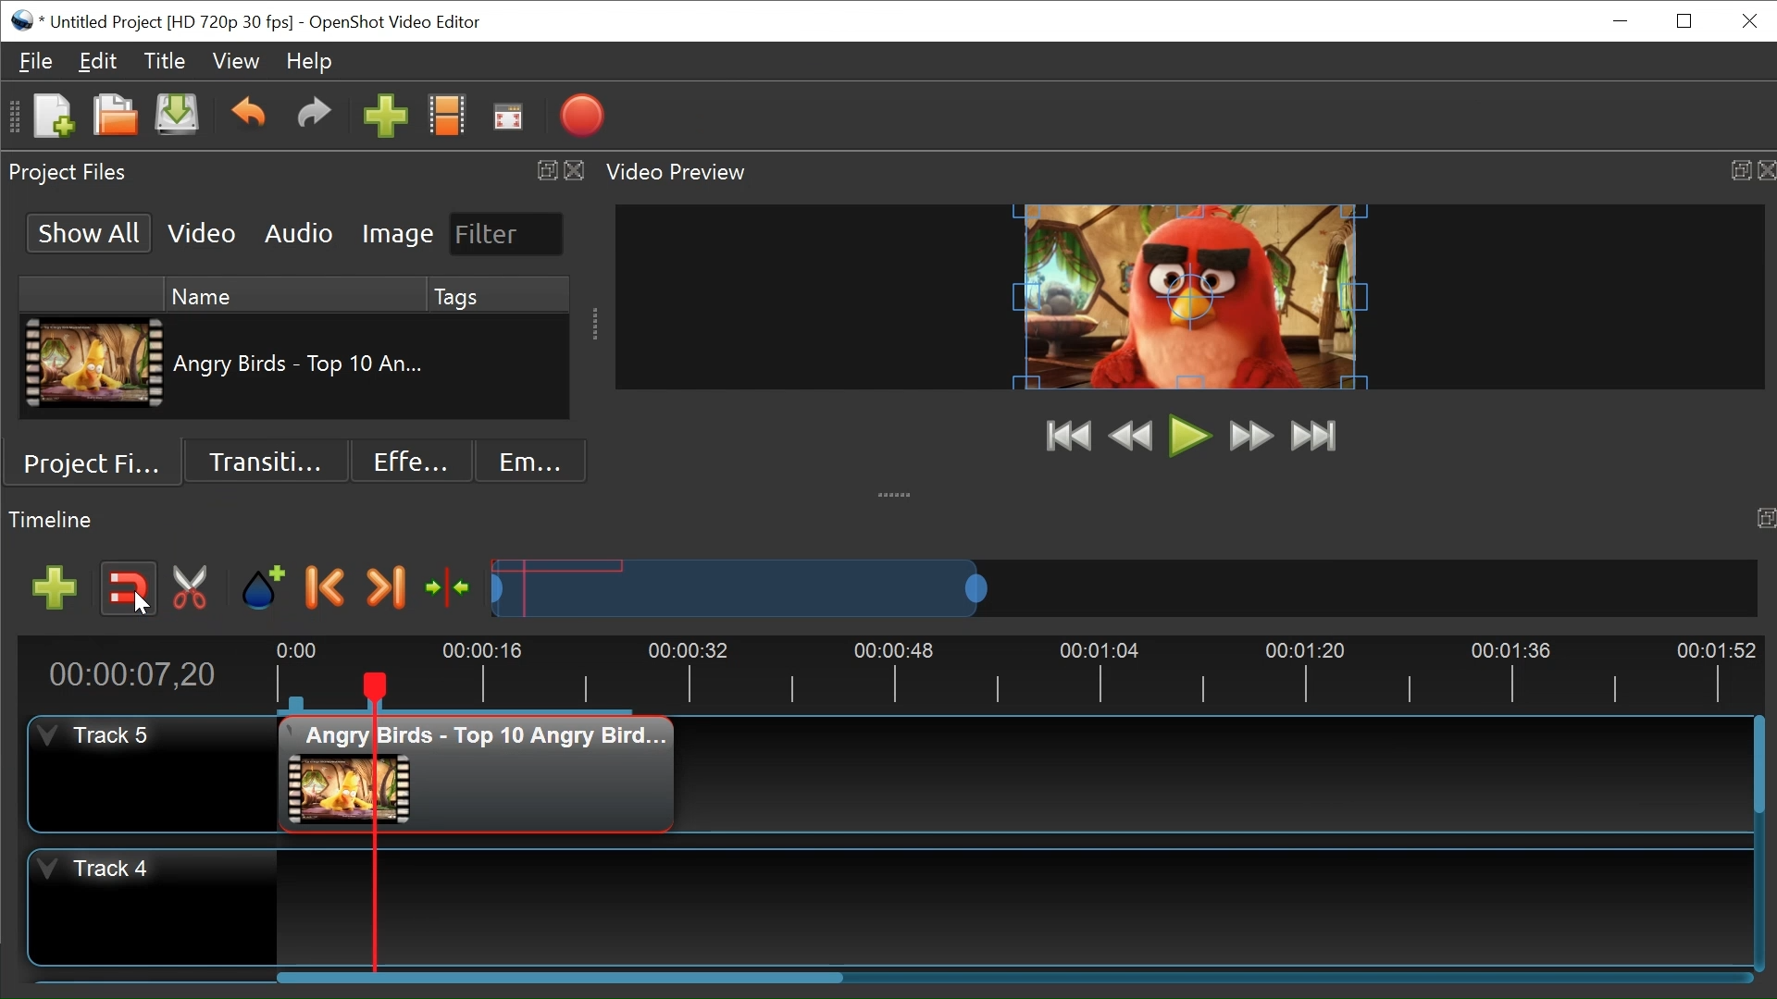 This screenshot has width=1777, height=999. I want to click on Open File, so click(114, 117).